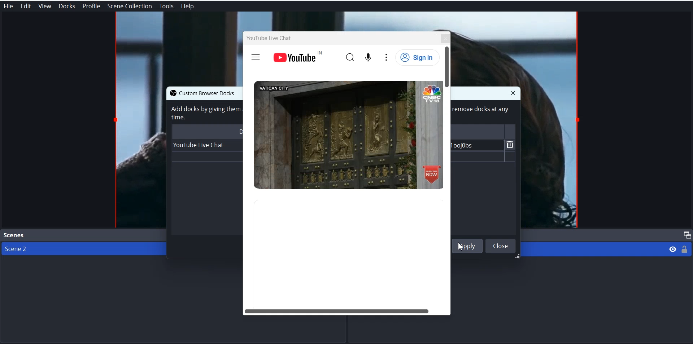 The width and height of the screenshot is (693, 344). I want to click on Close, so click(513, 93).